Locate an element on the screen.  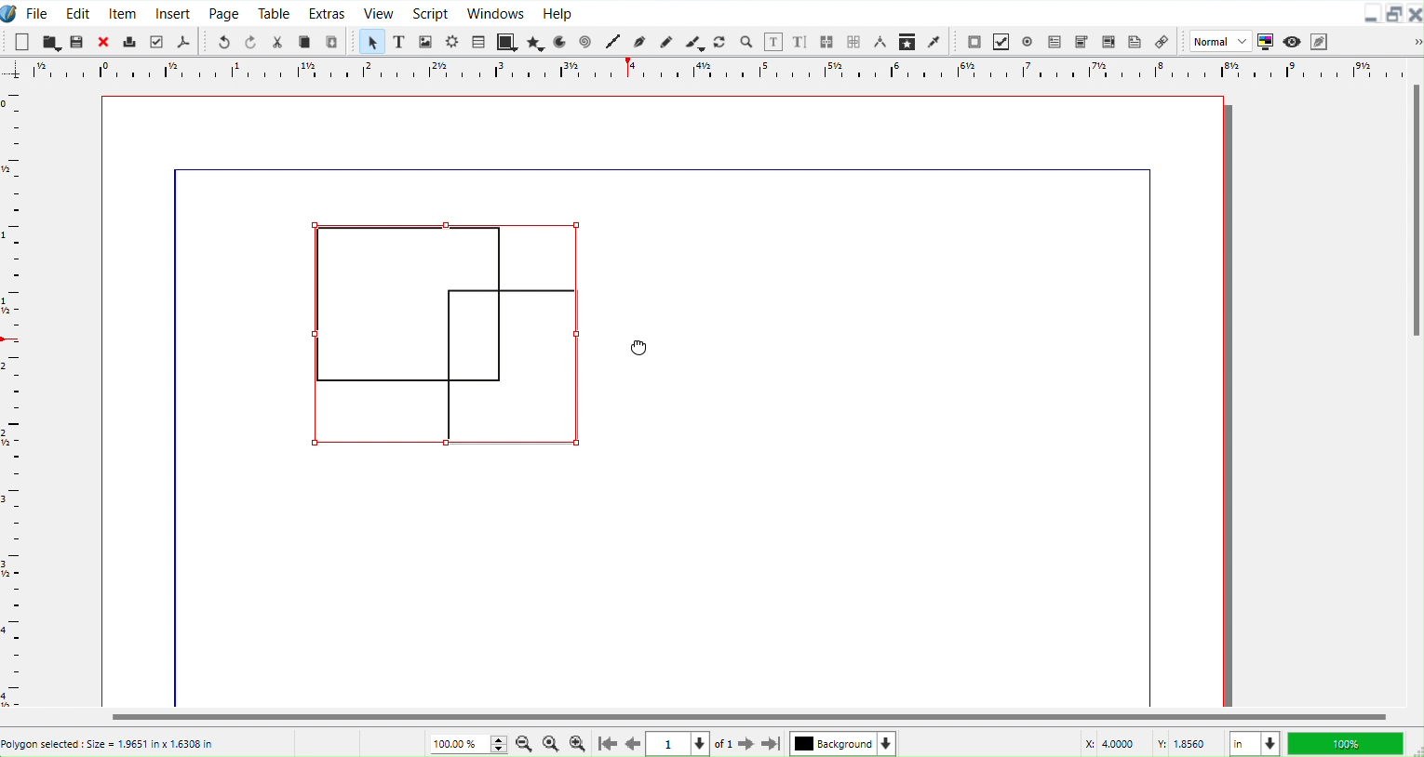
Table is located at coordinates (478, 41).